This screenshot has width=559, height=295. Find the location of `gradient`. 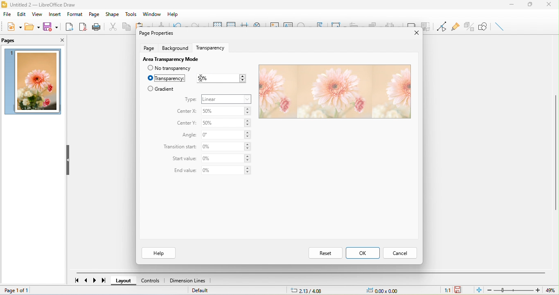

gradient is located at coordinates (161, 89).